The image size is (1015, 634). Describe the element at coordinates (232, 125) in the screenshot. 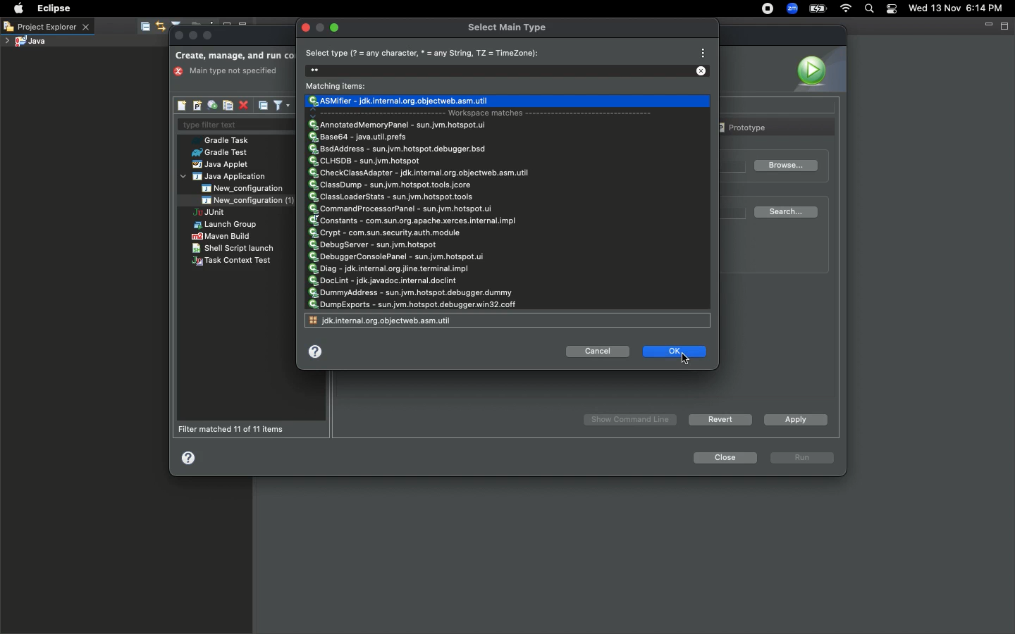

I see `Type filter text` at that location.